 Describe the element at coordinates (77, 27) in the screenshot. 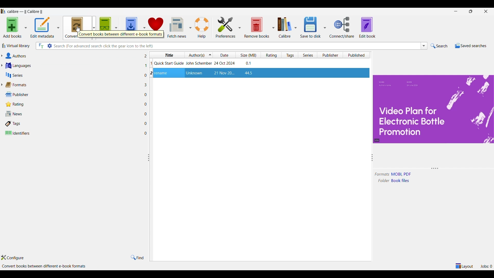

I see `Convert books` at that location.